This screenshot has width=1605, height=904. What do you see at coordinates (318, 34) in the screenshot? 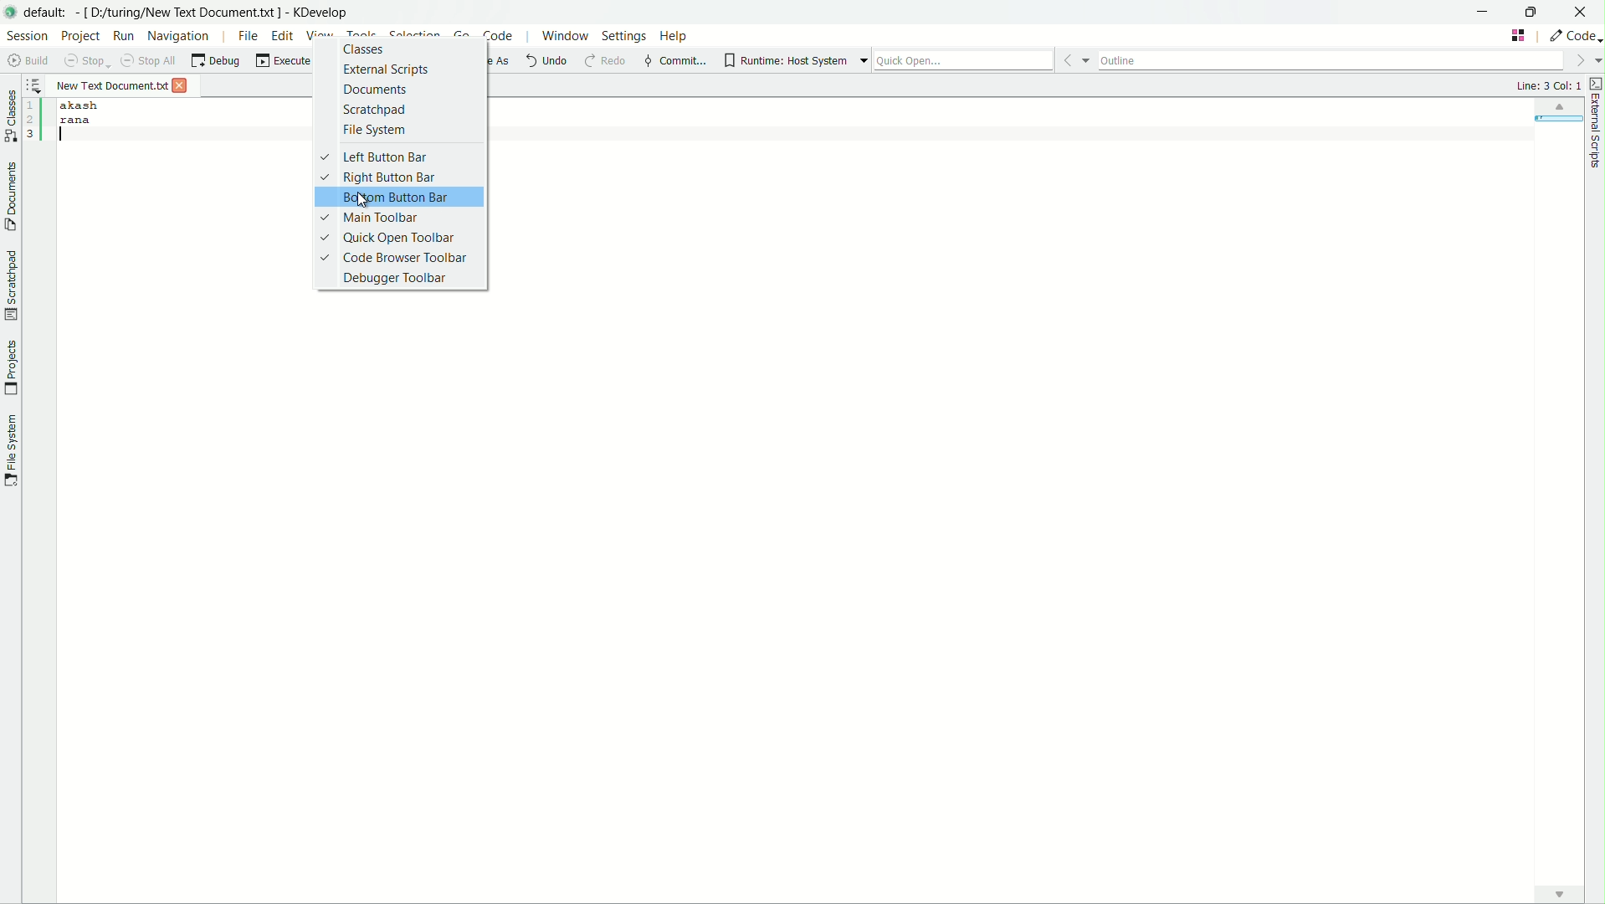
I see `view menu` at bounding box center [318, 34].